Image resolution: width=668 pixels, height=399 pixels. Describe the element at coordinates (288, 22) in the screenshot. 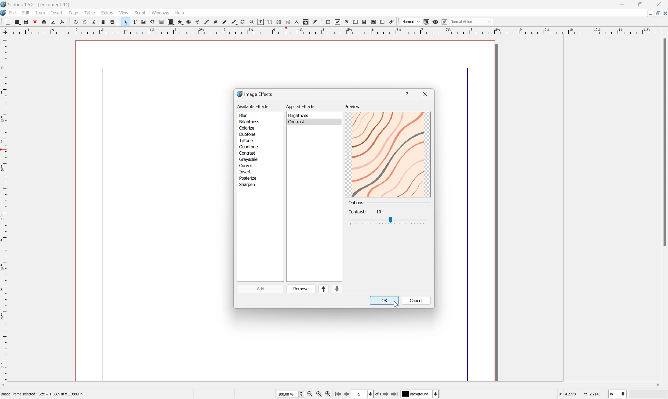

I see `Unlink text frames` at that location.